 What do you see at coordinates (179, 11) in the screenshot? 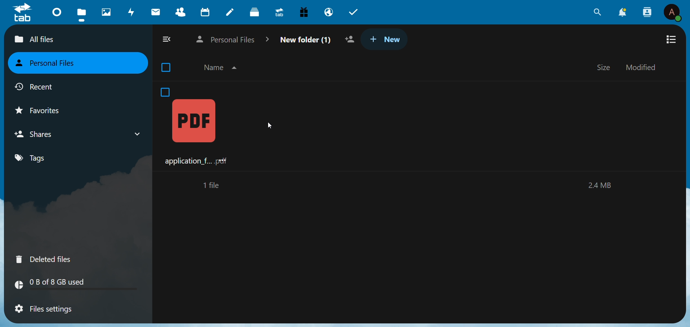
I see `contact` at bounding box center [179, 11].